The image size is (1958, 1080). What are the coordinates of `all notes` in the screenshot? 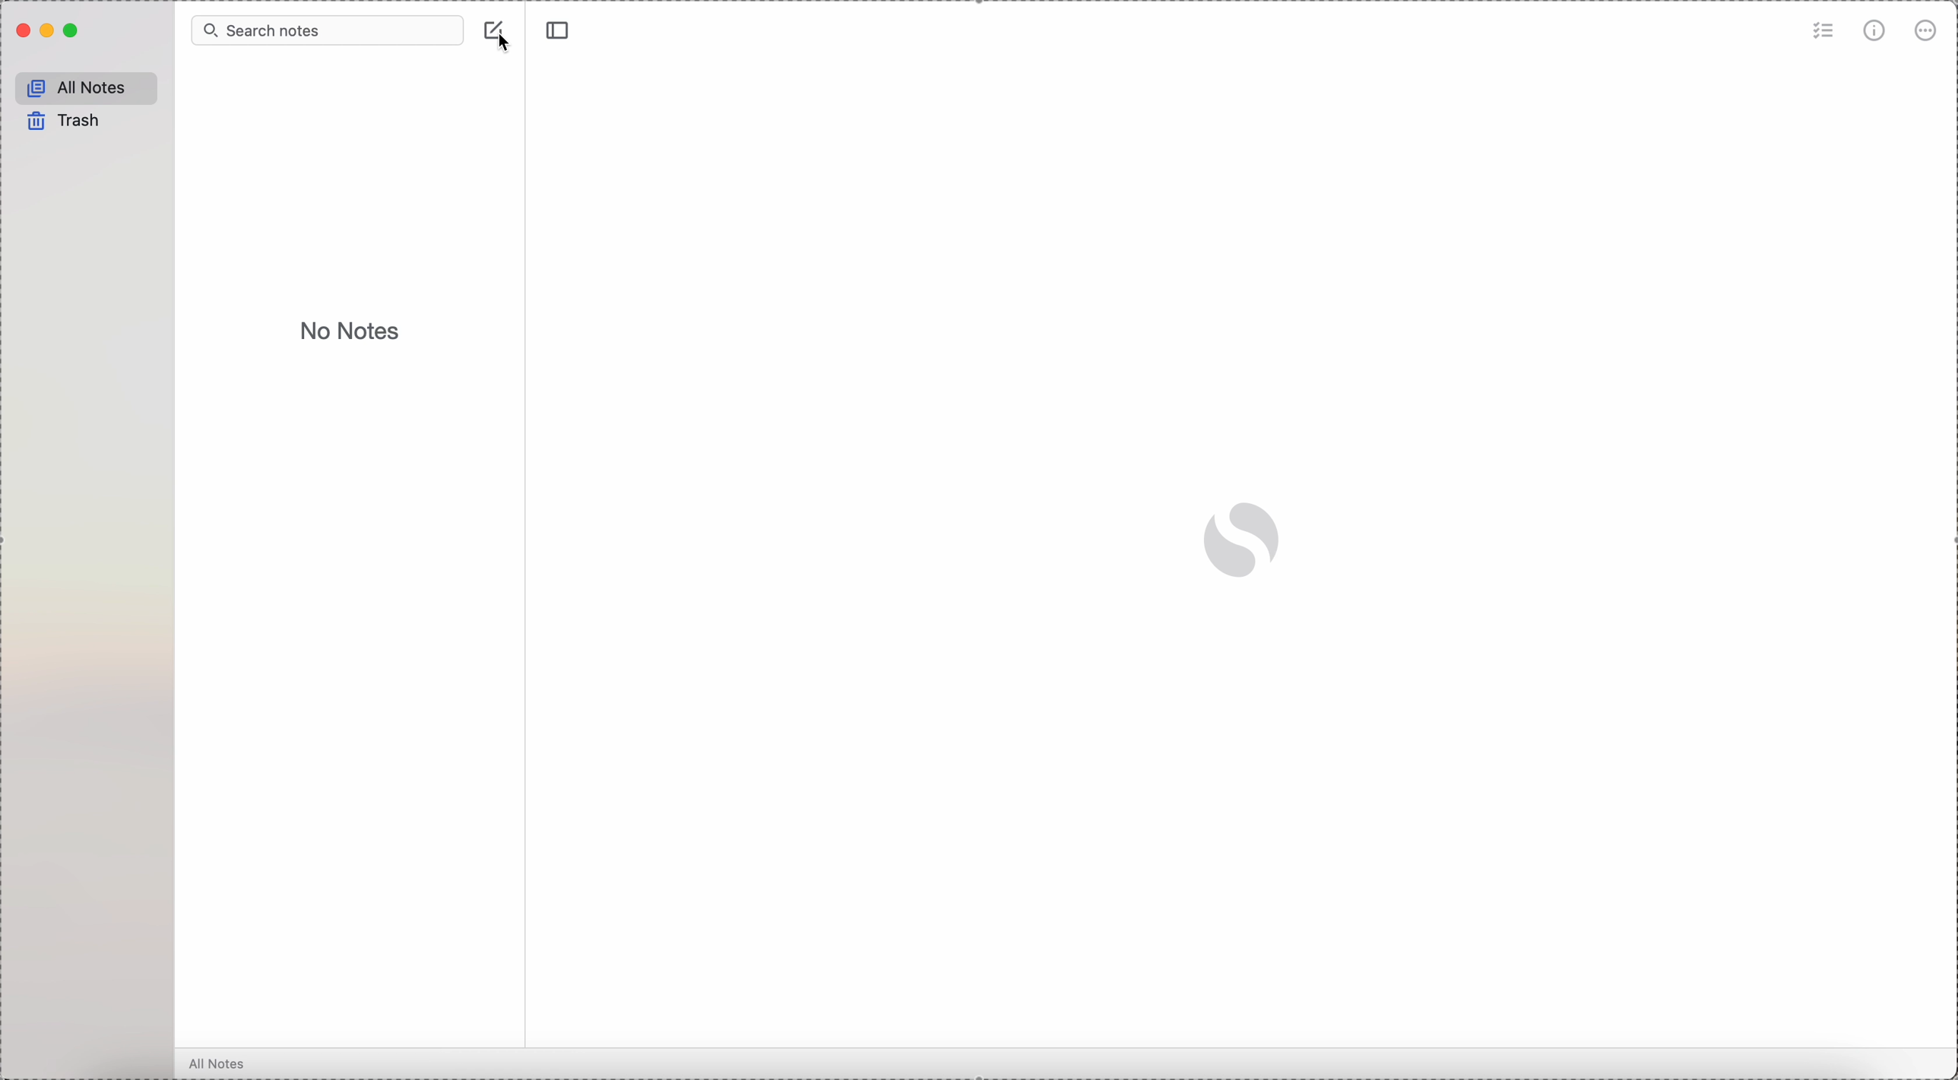 It's located at (90, 86).